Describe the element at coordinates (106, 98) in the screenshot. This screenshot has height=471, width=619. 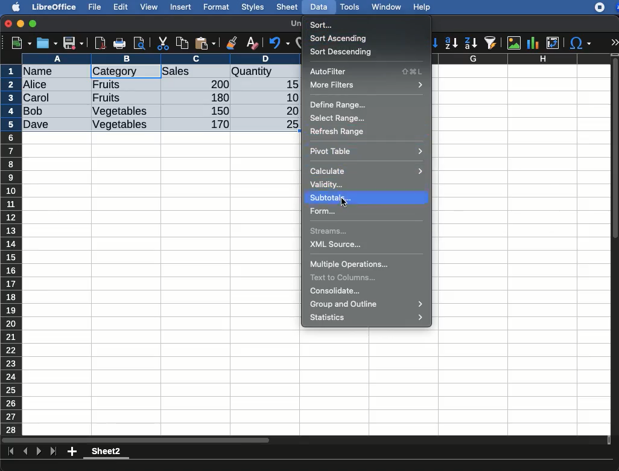
I see `Fruits` at that location.